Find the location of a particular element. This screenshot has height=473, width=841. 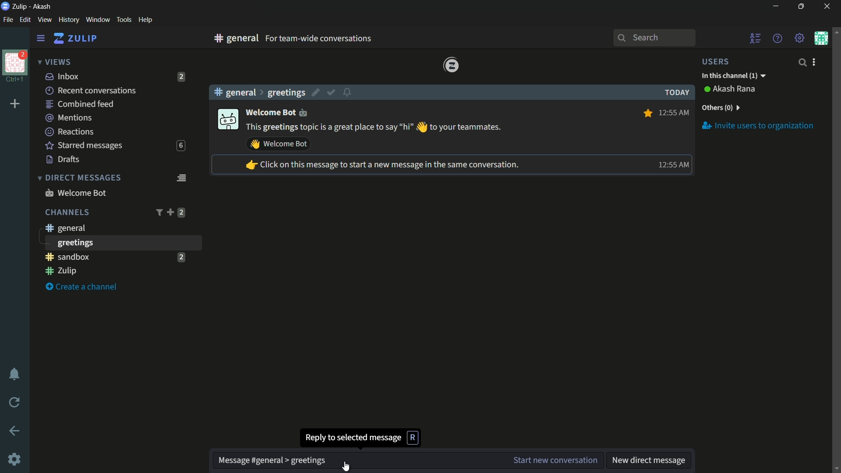

display picture is located at coordinates (227, 120).